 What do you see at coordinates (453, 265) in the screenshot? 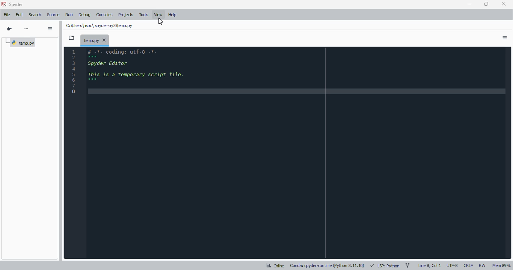
I see `UTF-8` at bounding box center [453, 265].